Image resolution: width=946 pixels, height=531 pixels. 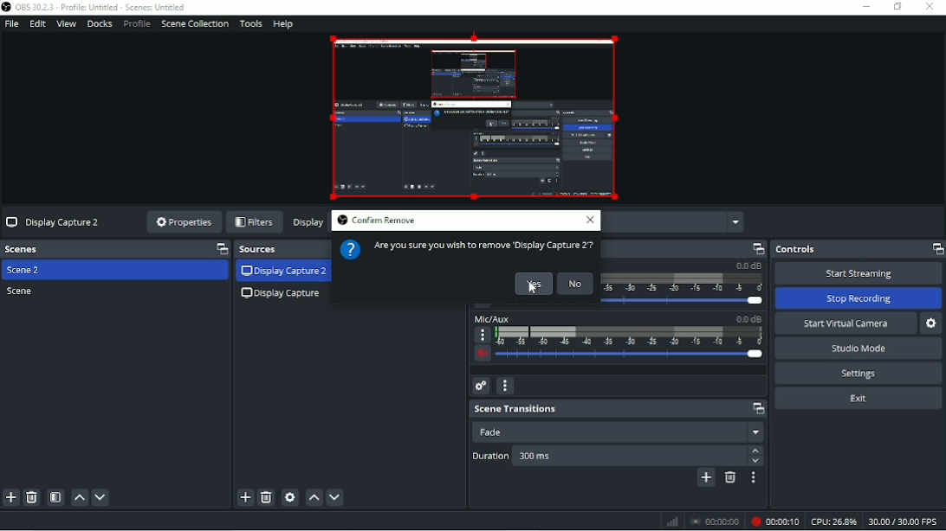 What do you see at coordinates (730, 478) in the screenshot?
I see `Remove configurable transition` at bounding box center [730, 478].